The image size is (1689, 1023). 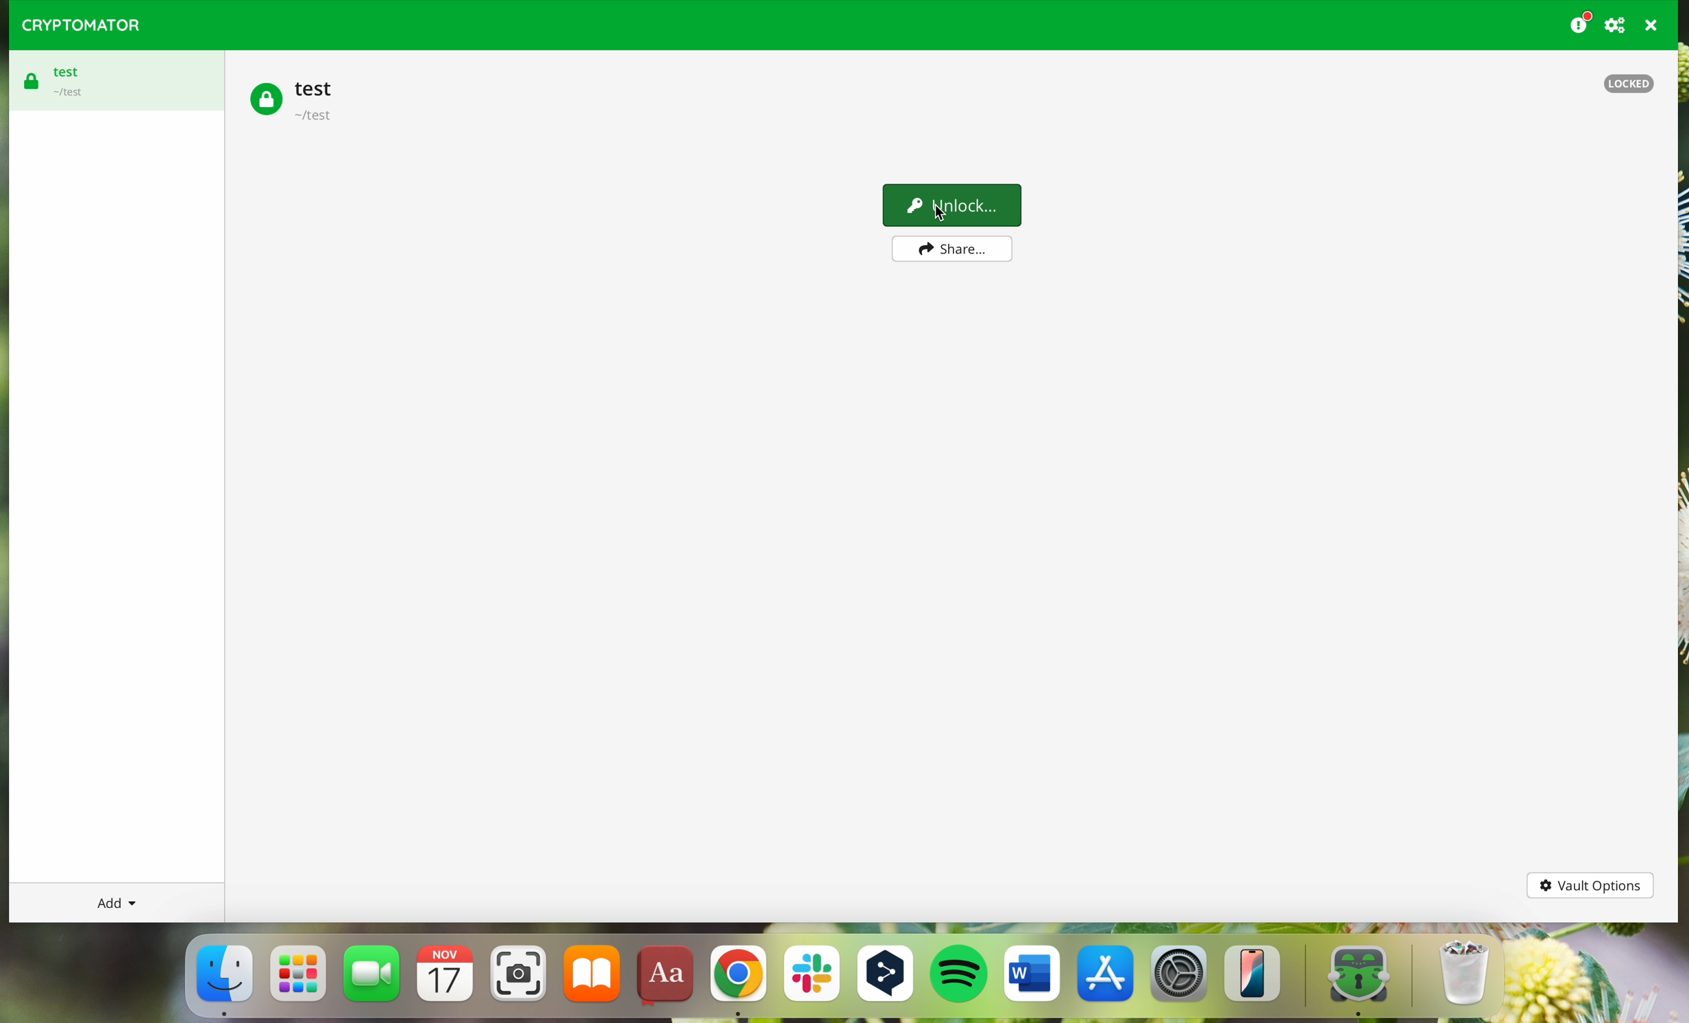 I want to click on iBooks, so click(x=592, y=978).